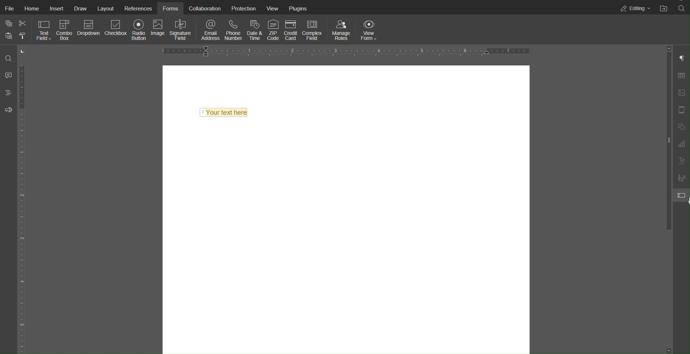 This screenshot has width=690, height=354. Describe the element at coordinates (180, 30) in the screenshot. I see `Signature` at that location.